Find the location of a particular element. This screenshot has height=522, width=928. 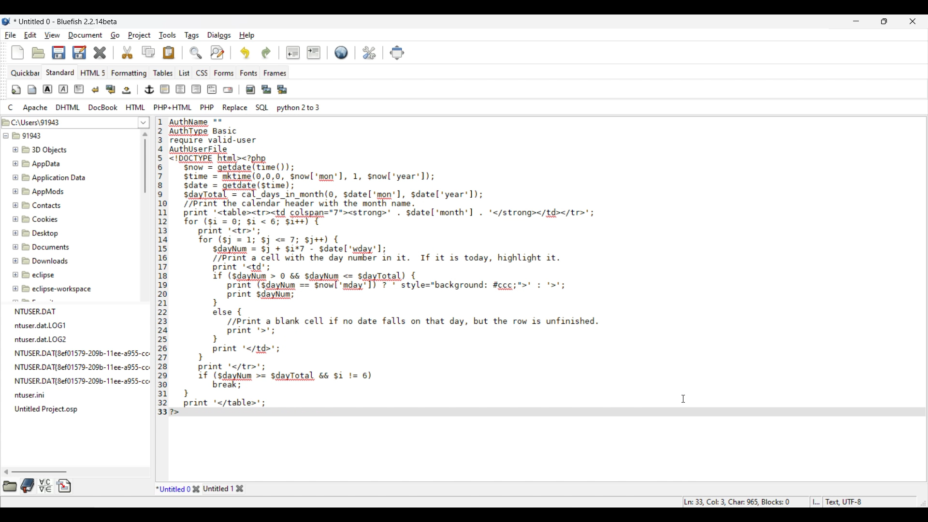

Frames is located at coordinates (275, 73).